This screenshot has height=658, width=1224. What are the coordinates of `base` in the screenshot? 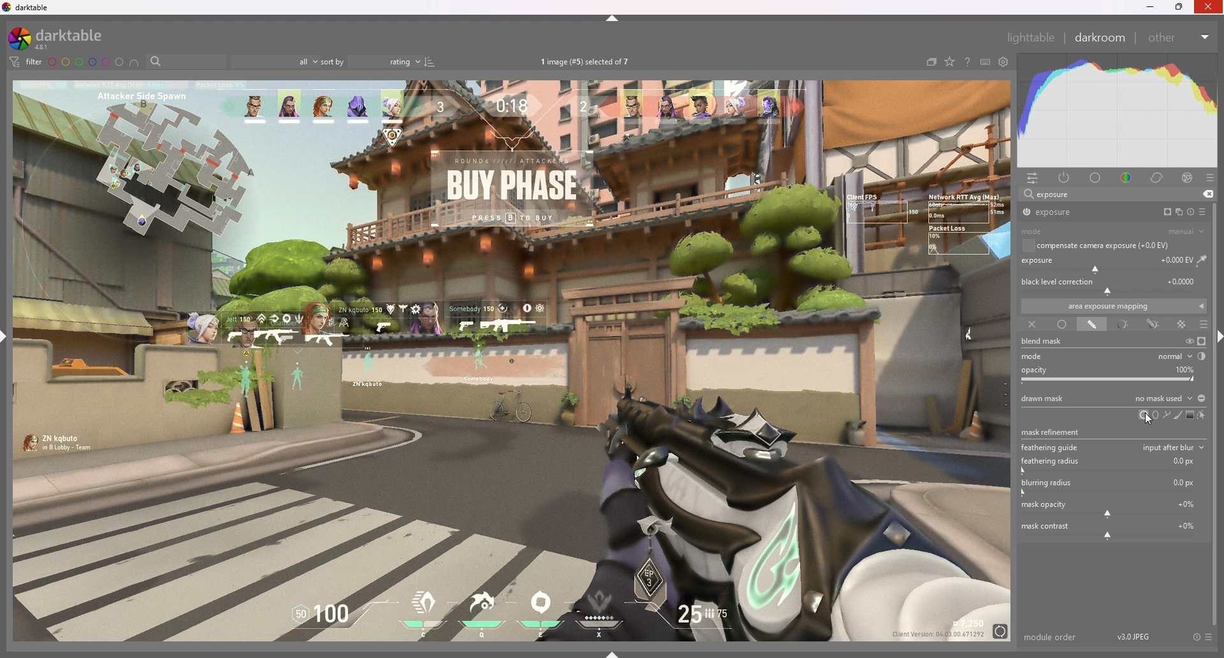 It's located at (1096, 179).